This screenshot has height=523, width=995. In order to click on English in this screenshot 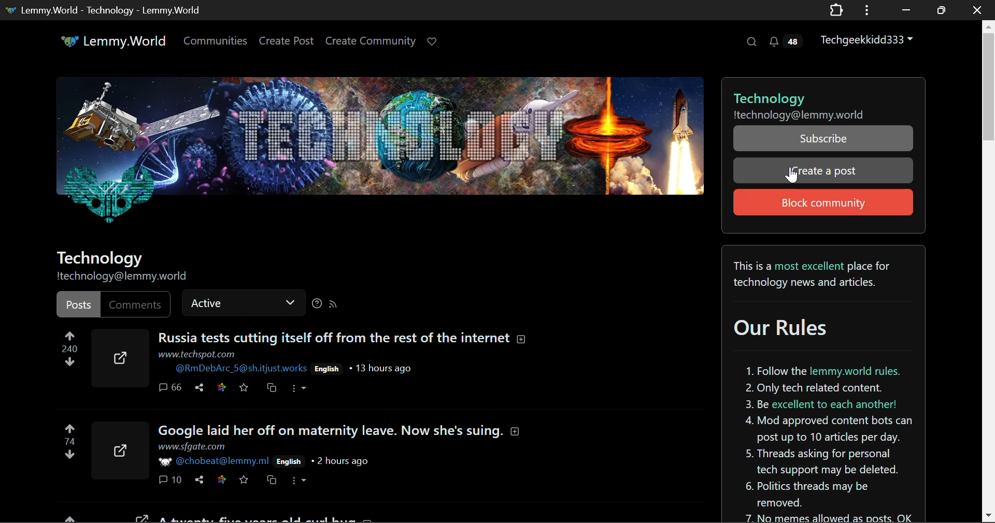, I will do `click(329, 369)`.